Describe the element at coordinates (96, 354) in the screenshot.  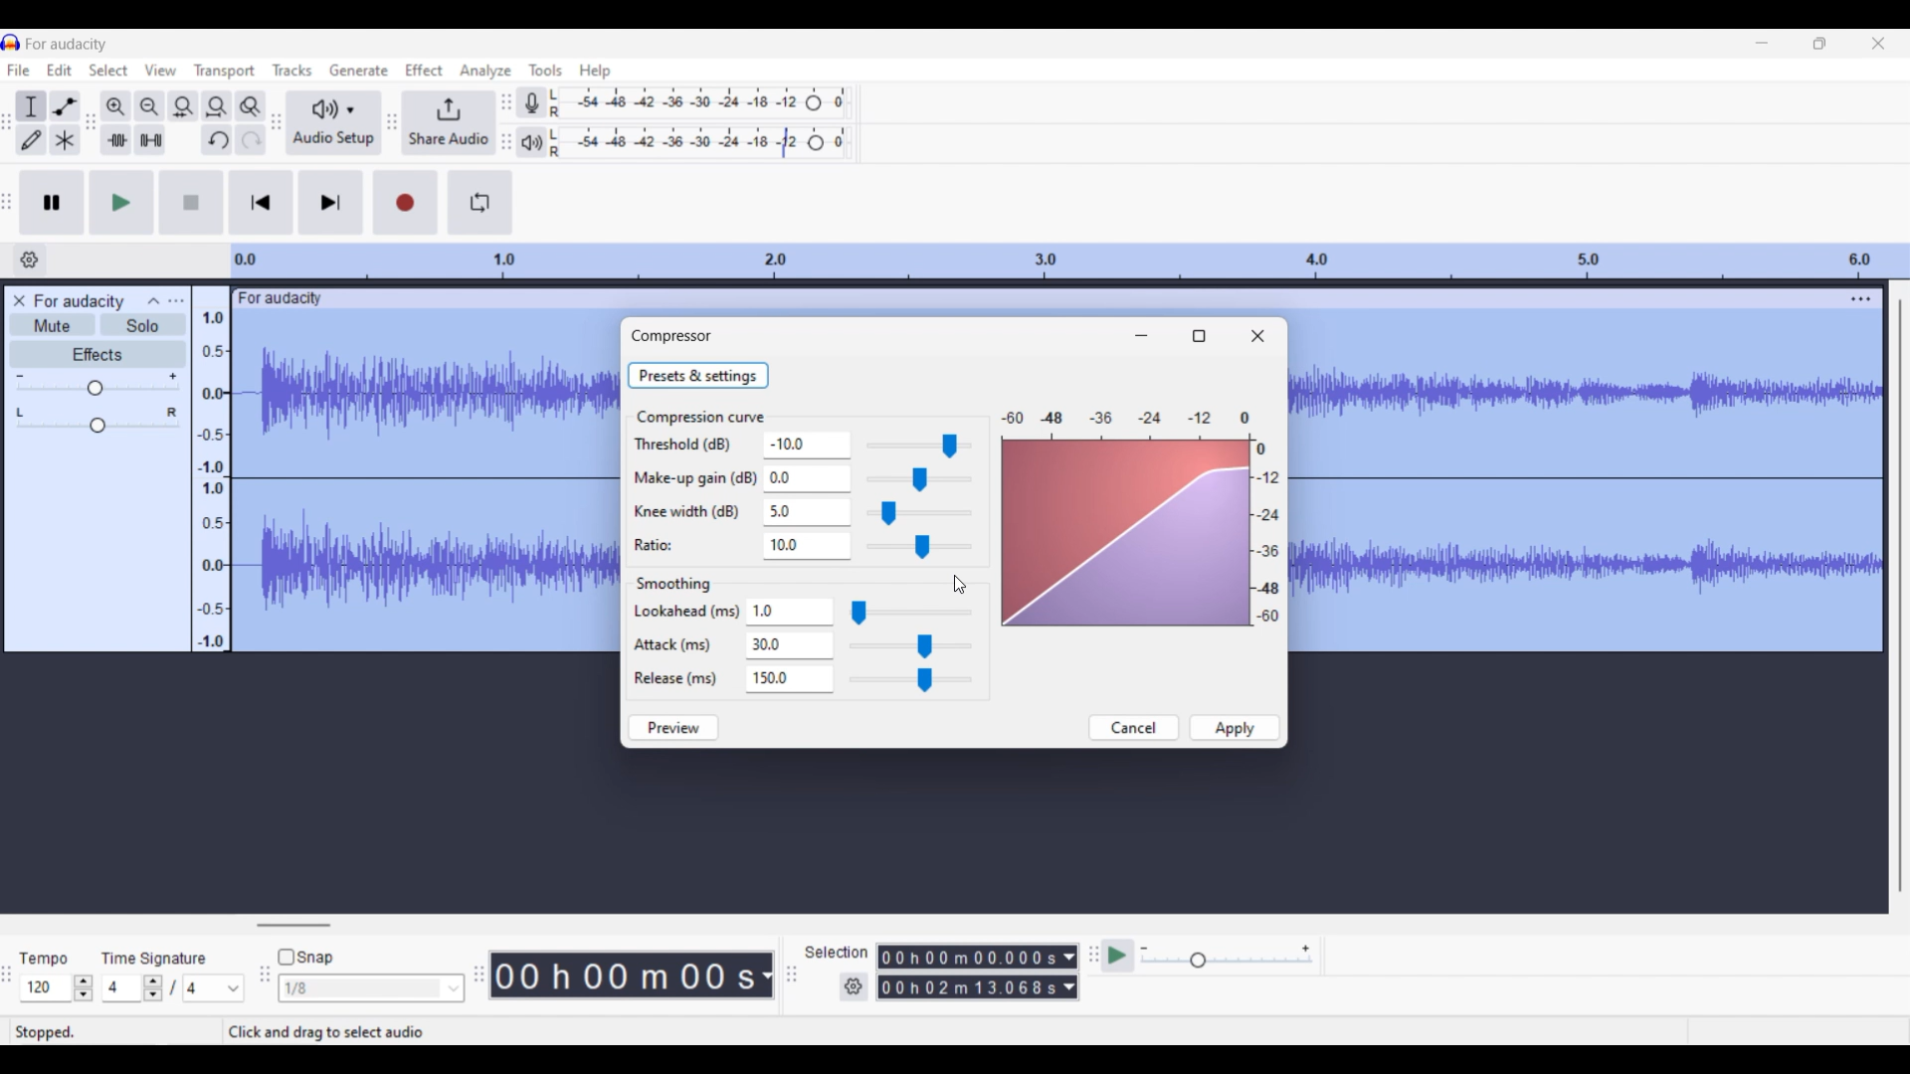
I see `Effects` at that location.